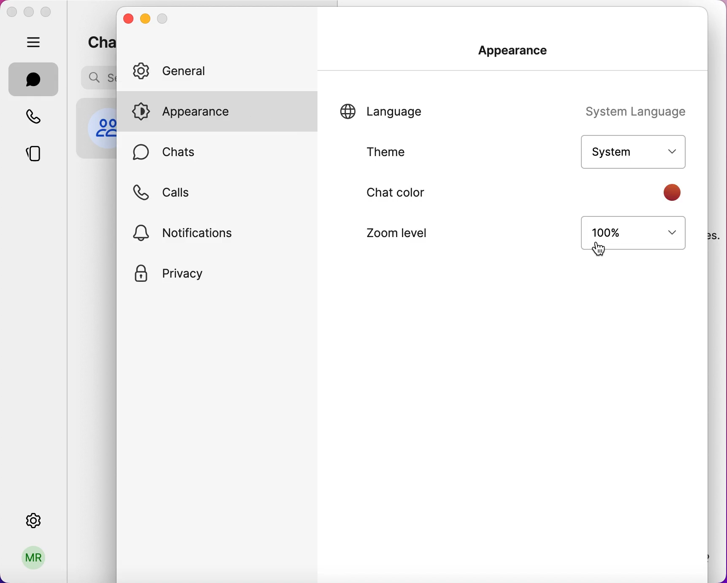 This screenshot has width=727, height=583. What do you see at coordinates (633, 237) in the screenshot?
I see `100%` at bounding box center [633, 237].